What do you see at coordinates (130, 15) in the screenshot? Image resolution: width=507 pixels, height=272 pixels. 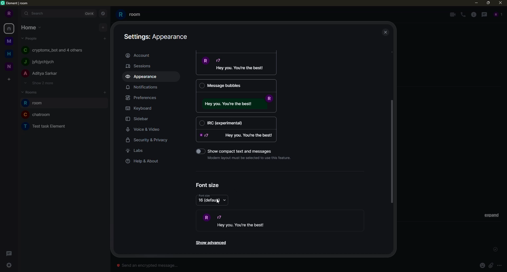 I see `room` at bounding box center [130, 15].